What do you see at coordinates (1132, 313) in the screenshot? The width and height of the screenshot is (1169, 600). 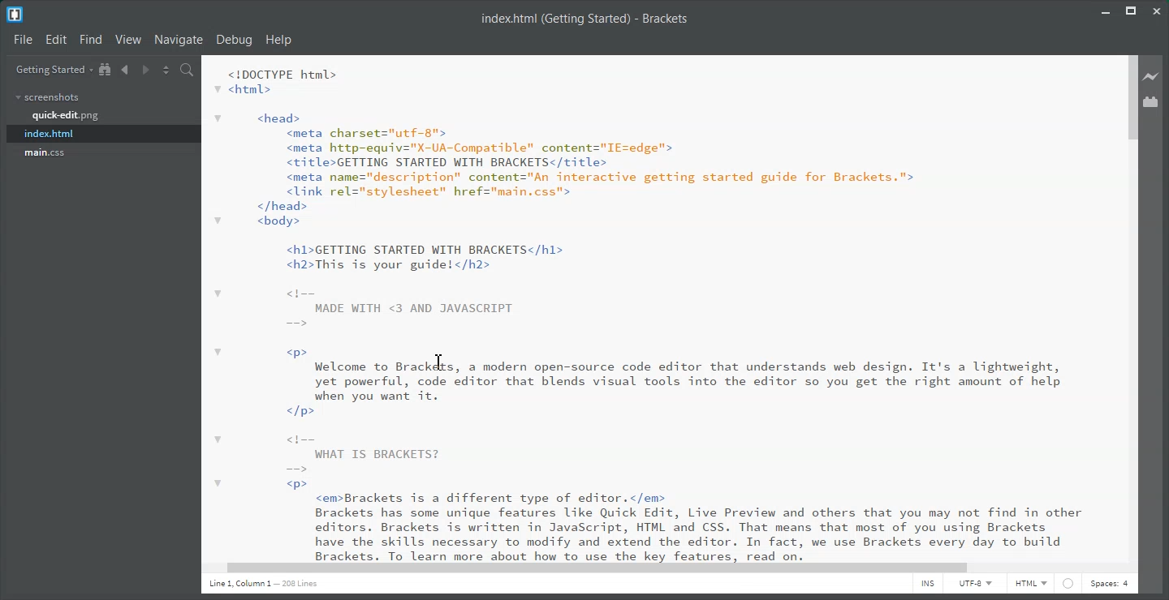 I see `Vertical Scroll Bar` at bounding box center [1132, 313].